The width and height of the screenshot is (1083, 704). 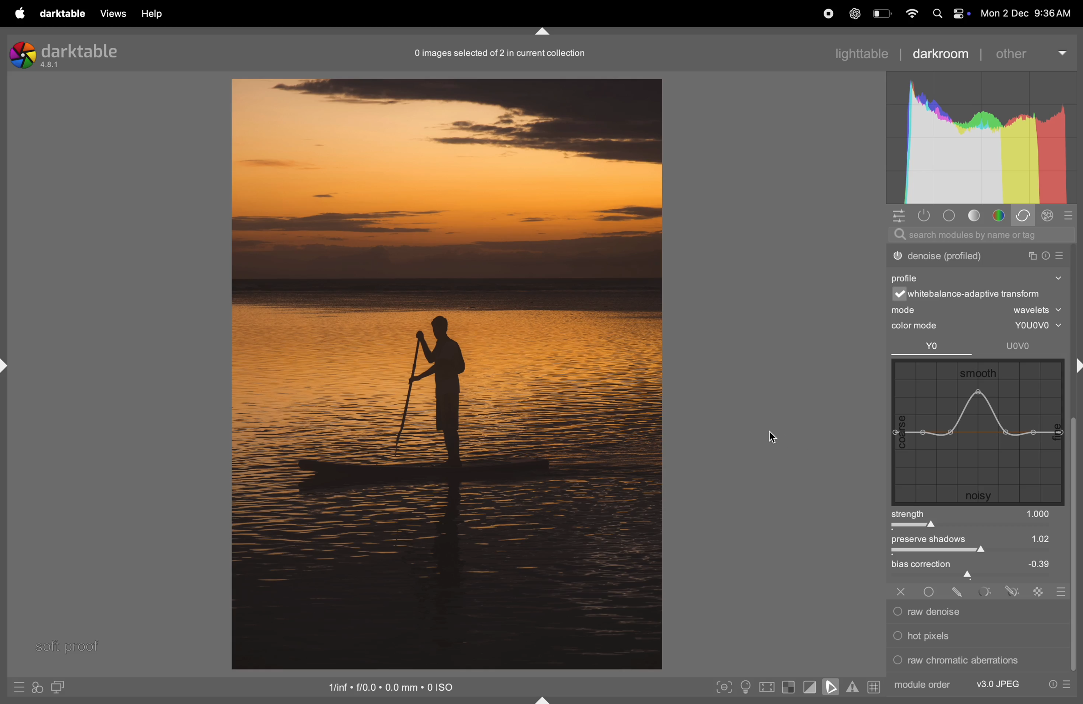 What do you see at coordinates (977, 254) in the screenshot?
I see `dither or posterize` at bounding box center [977, 254].